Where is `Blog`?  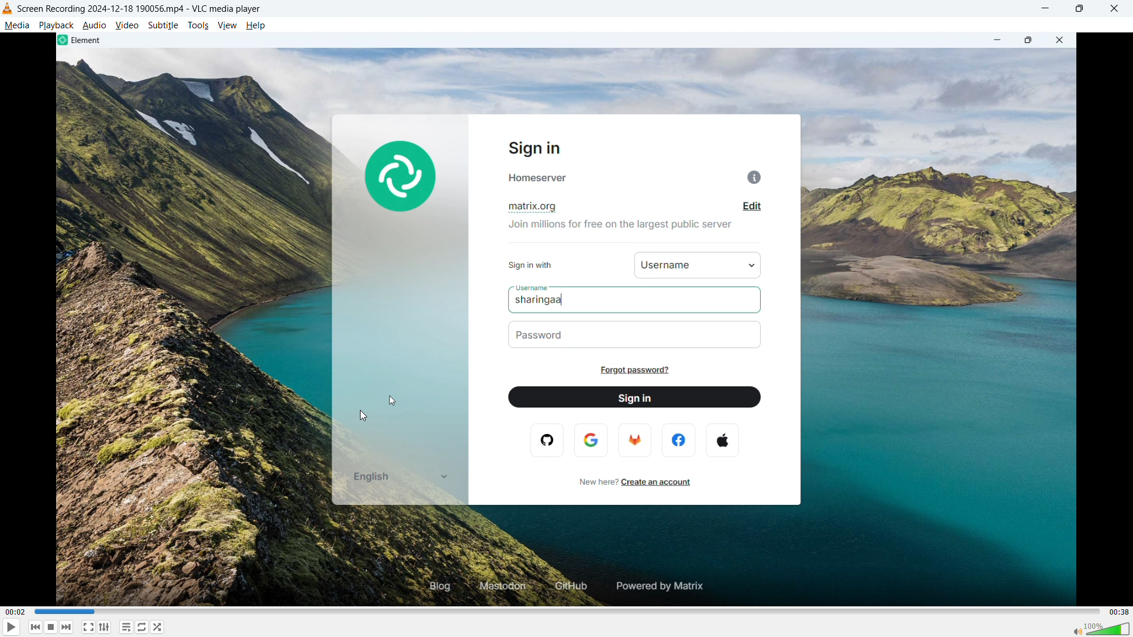
Blog is located at coordinates (431, 587).